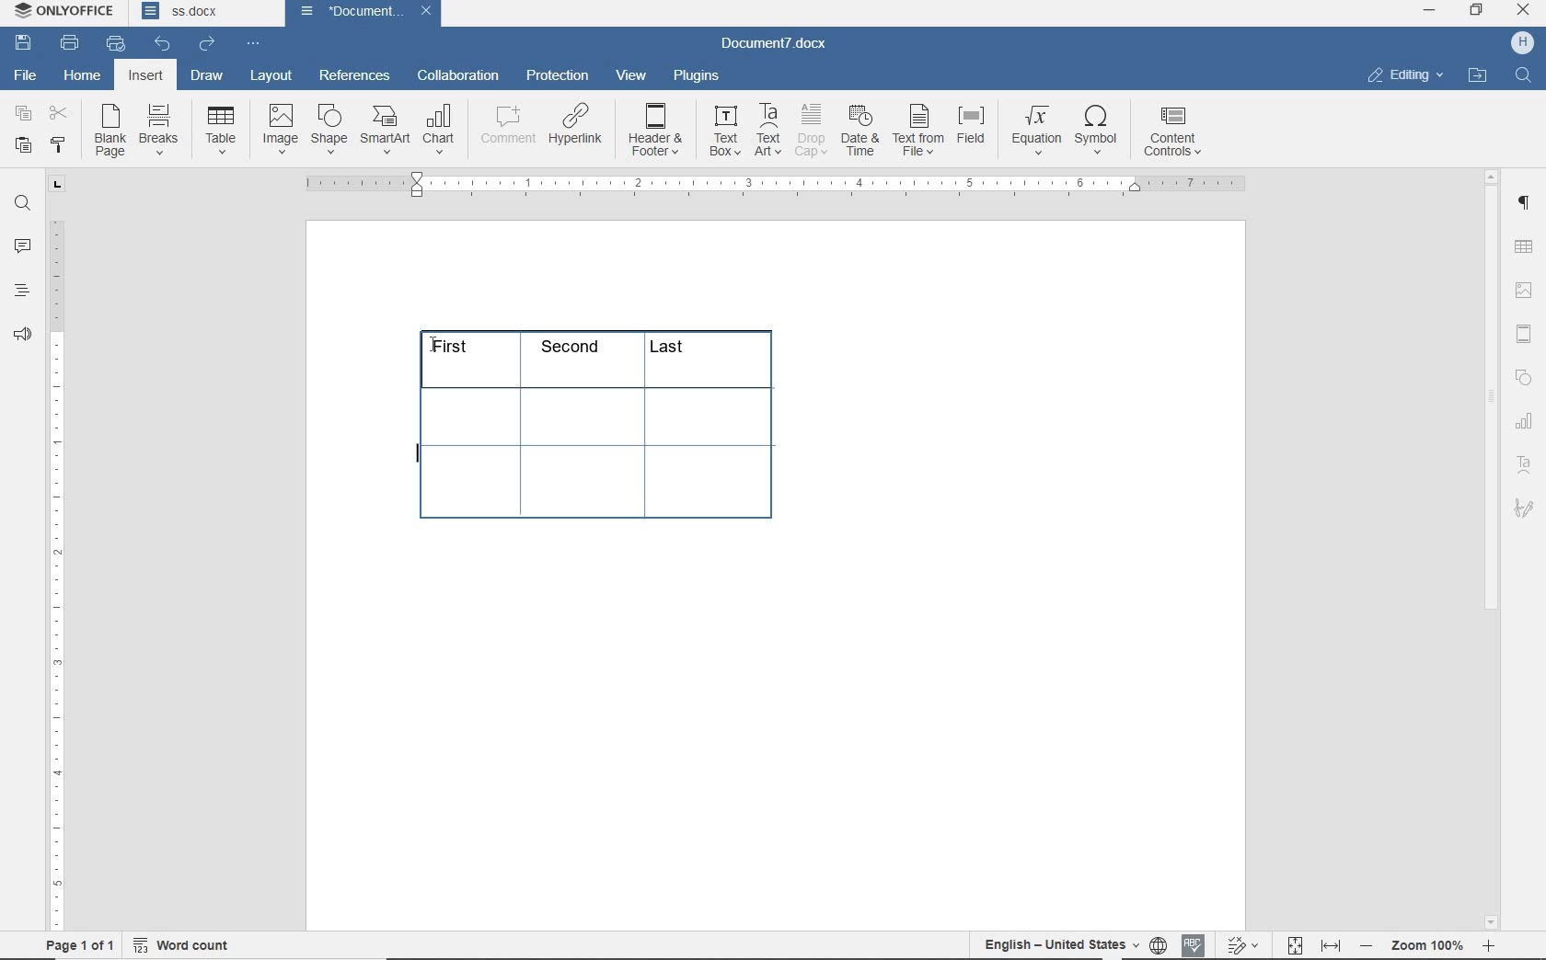 The height and width of the screenshot is (960, 1546). What do you see at coordinates (1527, 468) in the screenshot?
I see `text art` at bounding box center [1527, 468].